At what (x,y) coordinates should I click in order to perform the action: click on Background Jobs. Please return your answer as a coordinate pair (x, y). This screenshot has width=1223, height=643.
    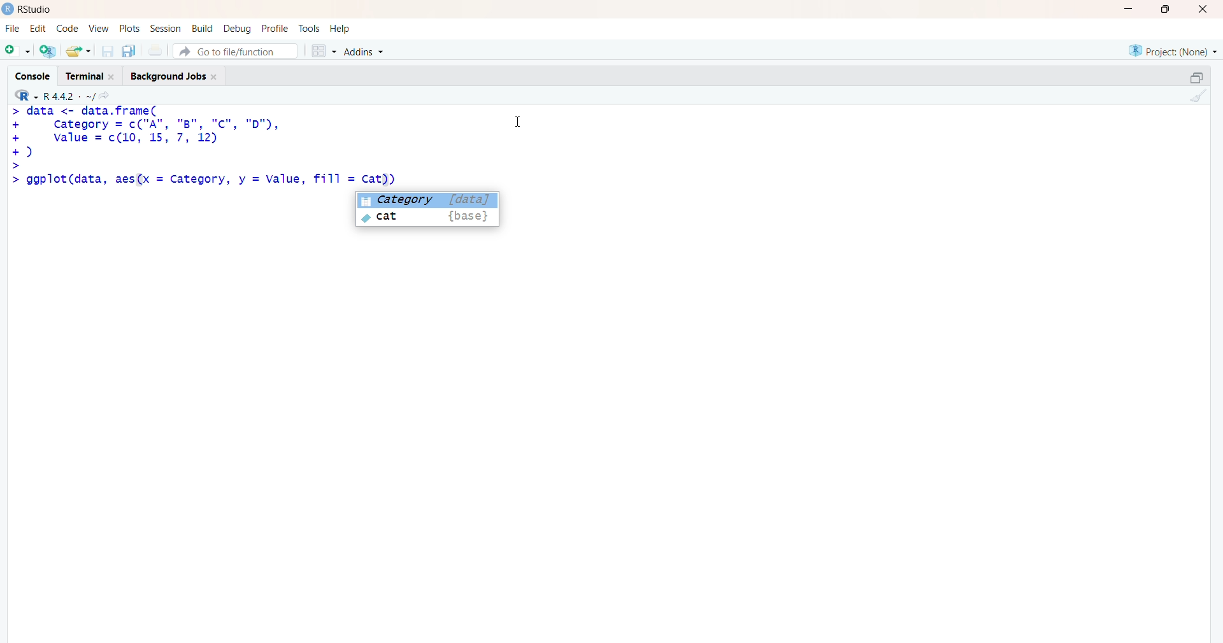
    Looking at the image, I should click on (173, 74).